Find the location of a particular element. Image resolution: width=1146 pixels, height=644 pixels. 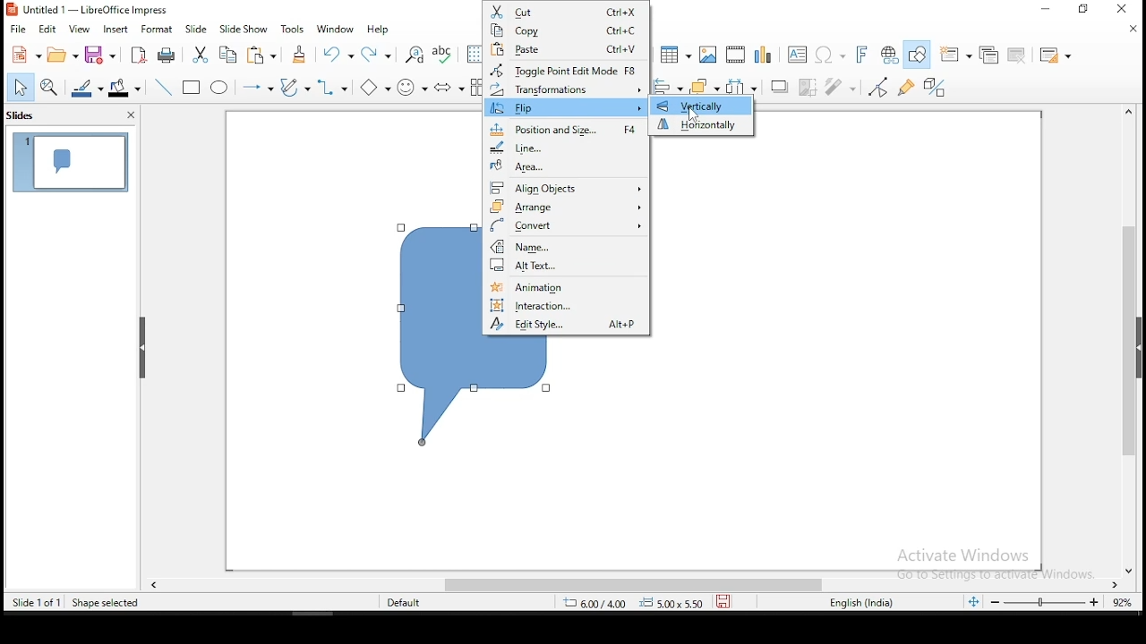

insert audio or video is located at coordinates (733, 55).